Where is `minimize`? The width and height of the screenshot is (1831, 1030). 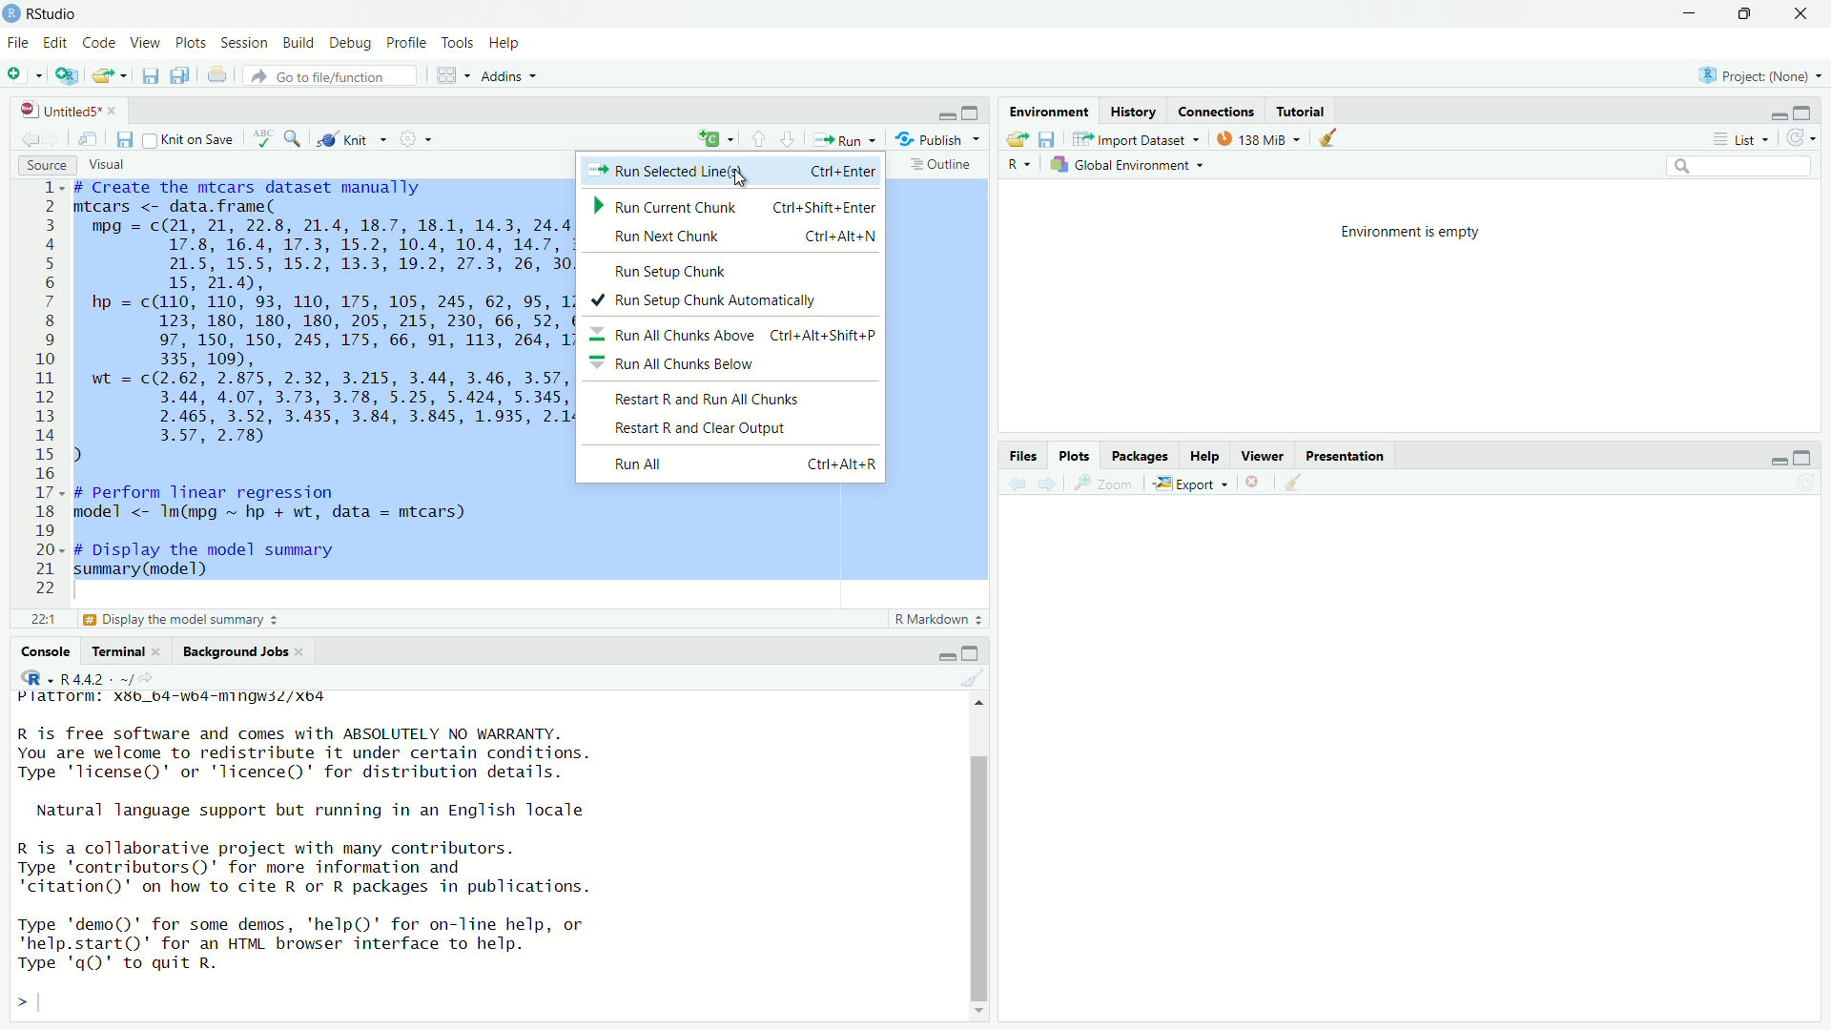
minimize is located at coordinates (1775, 461).